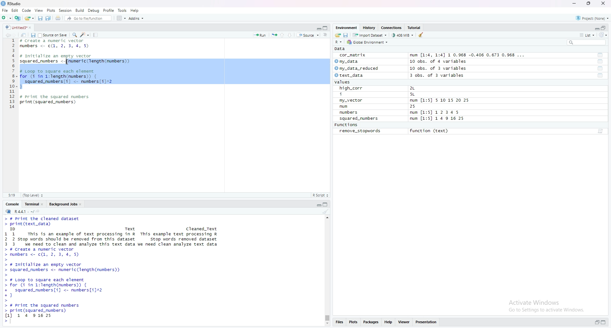  Describe the element at coordinates (586, 42) in the screenshot. I see `Search` at that location.